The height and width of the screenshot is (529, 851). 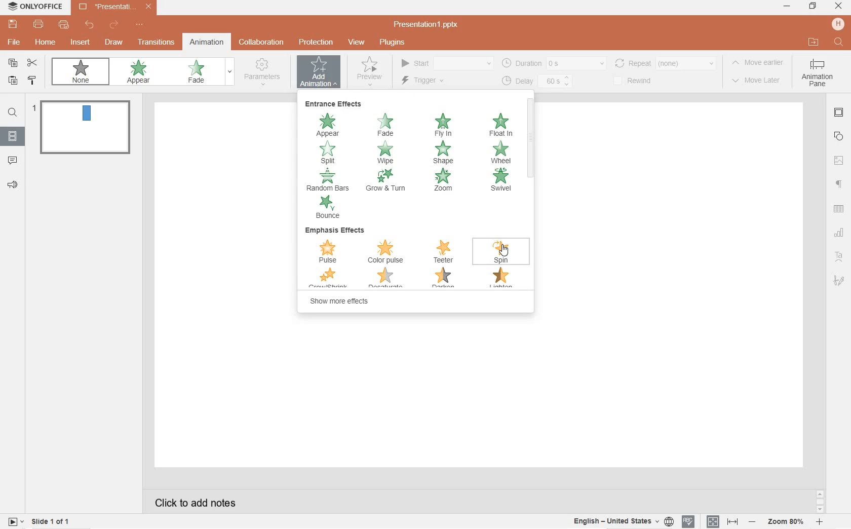 I want to click on draw, so click(x=113, y=41).